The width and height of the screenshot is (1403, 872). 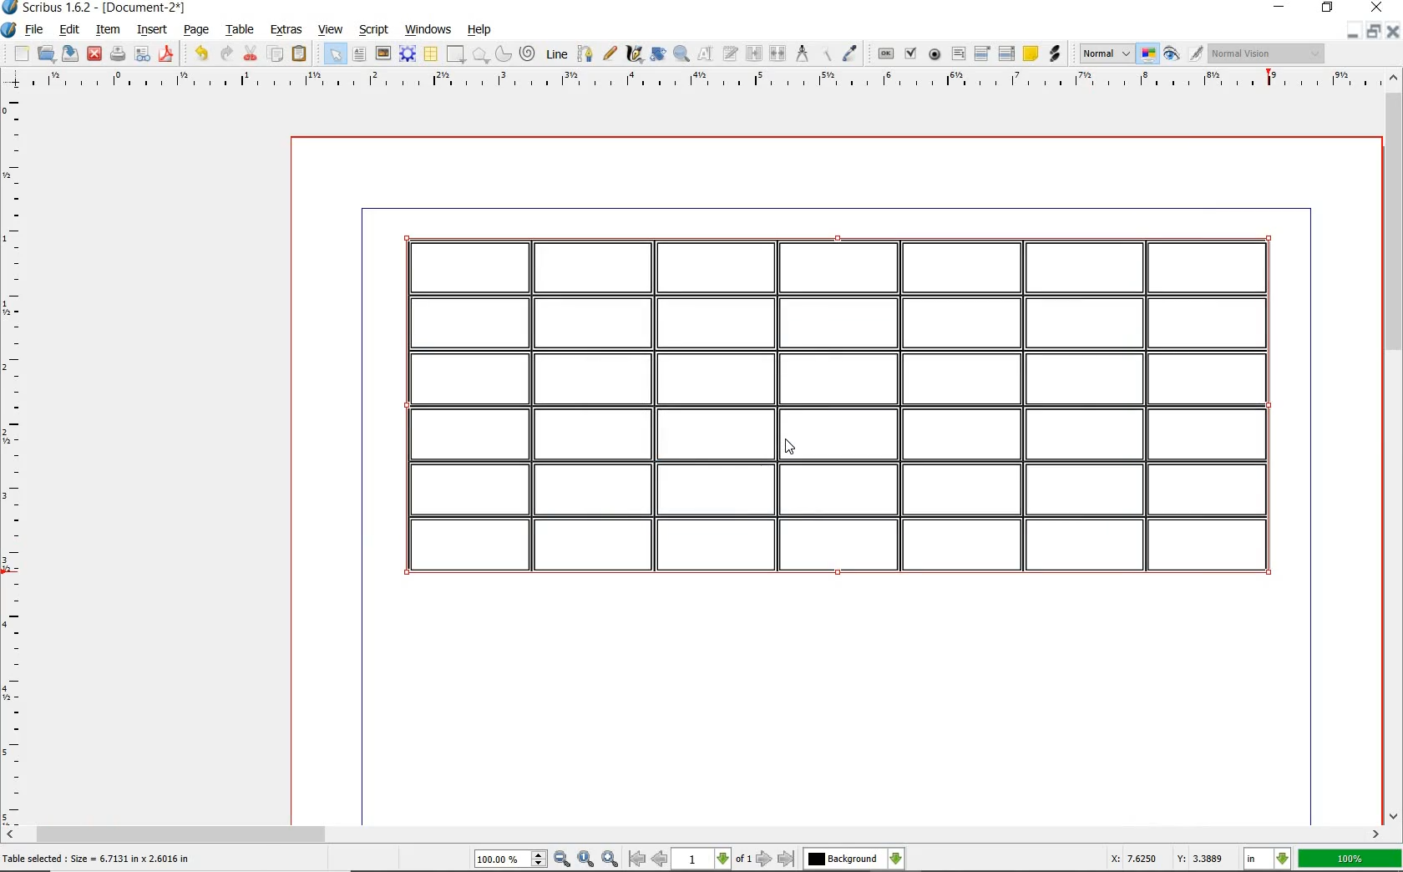 I want to click on windows, so click(x=430, y=31).